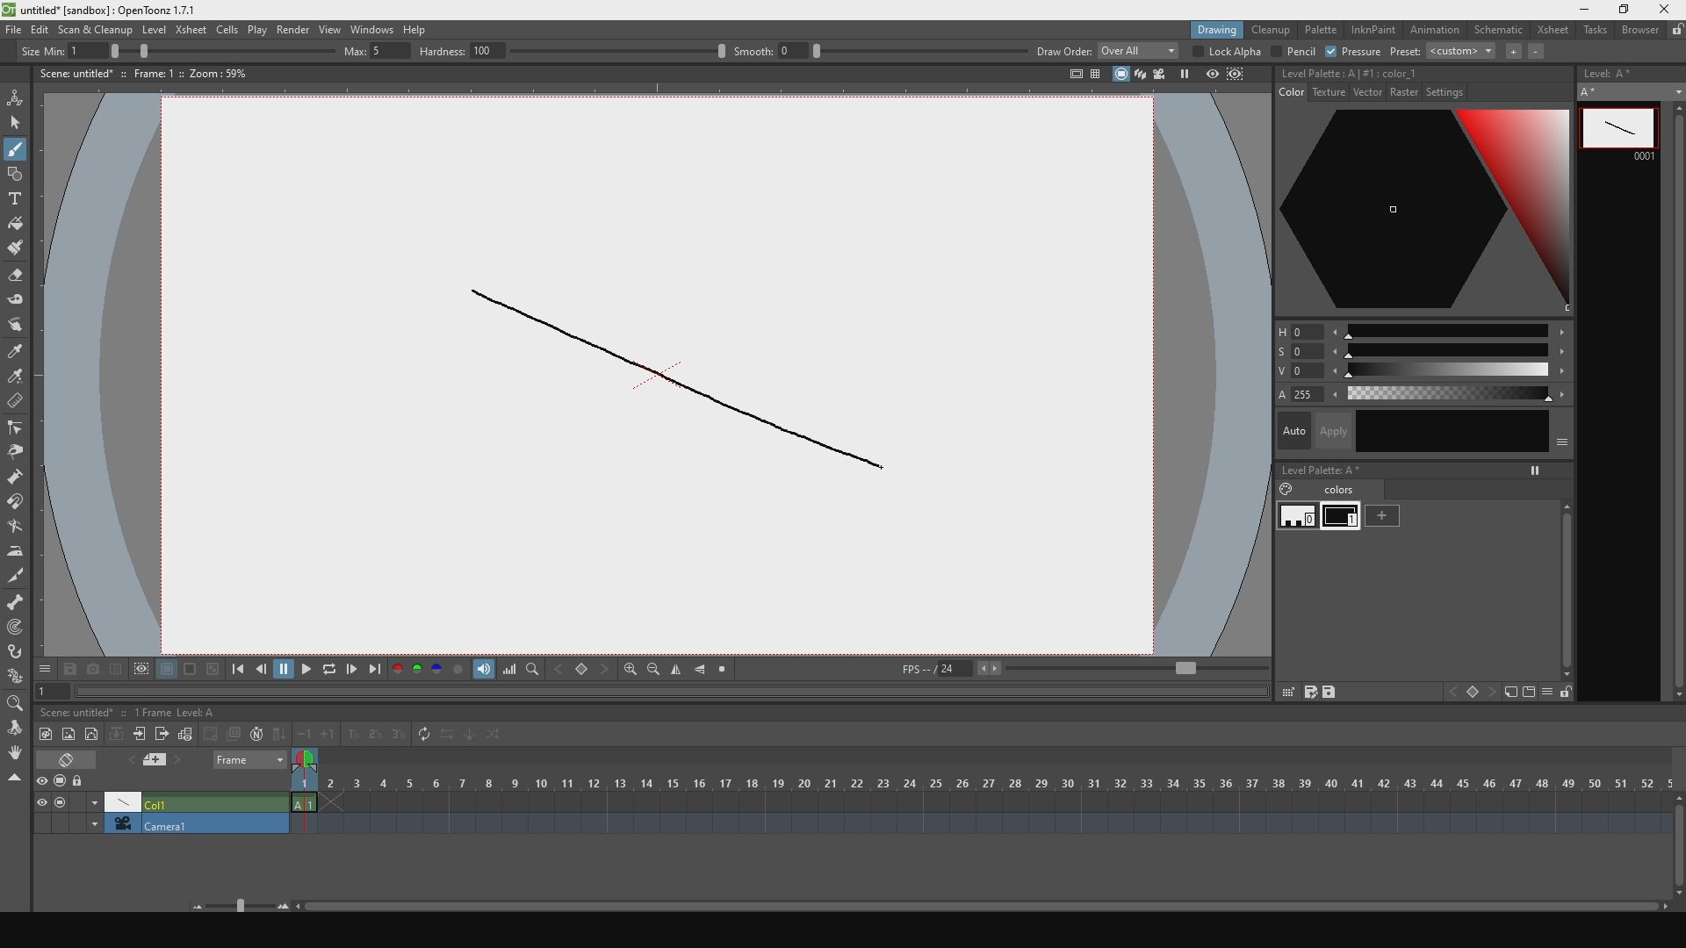 Image resolution: width=1686 pixels, height=948 pixels. What do you see at coordinates (97, 28) in the screenshot?
I see `scan and cleanup` at bounding box center [97, 28].